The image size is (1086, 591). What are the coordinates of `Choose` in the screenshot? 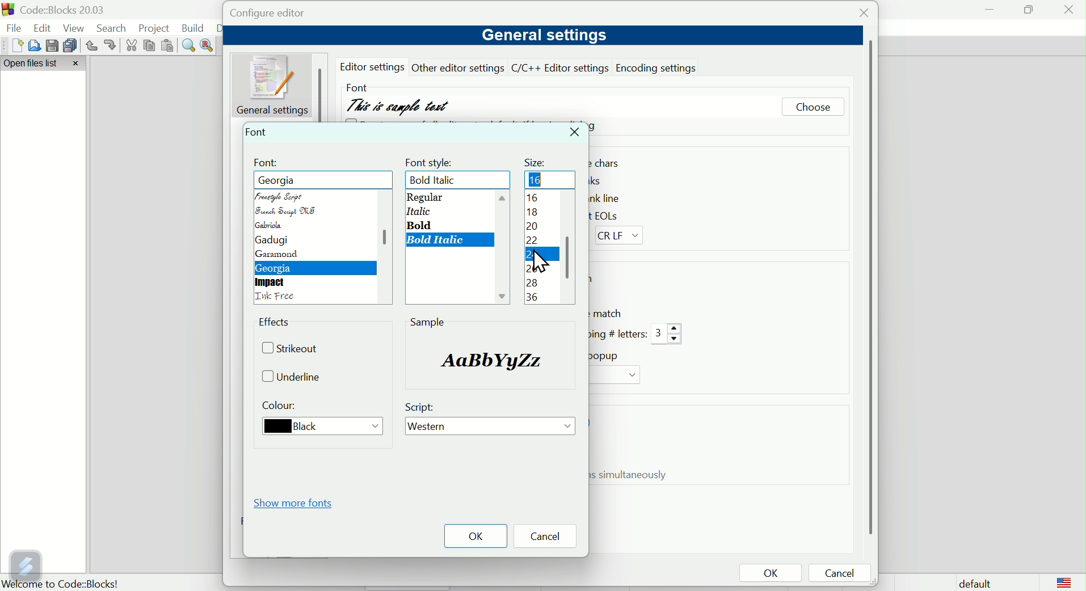 It's located at (813, 108).